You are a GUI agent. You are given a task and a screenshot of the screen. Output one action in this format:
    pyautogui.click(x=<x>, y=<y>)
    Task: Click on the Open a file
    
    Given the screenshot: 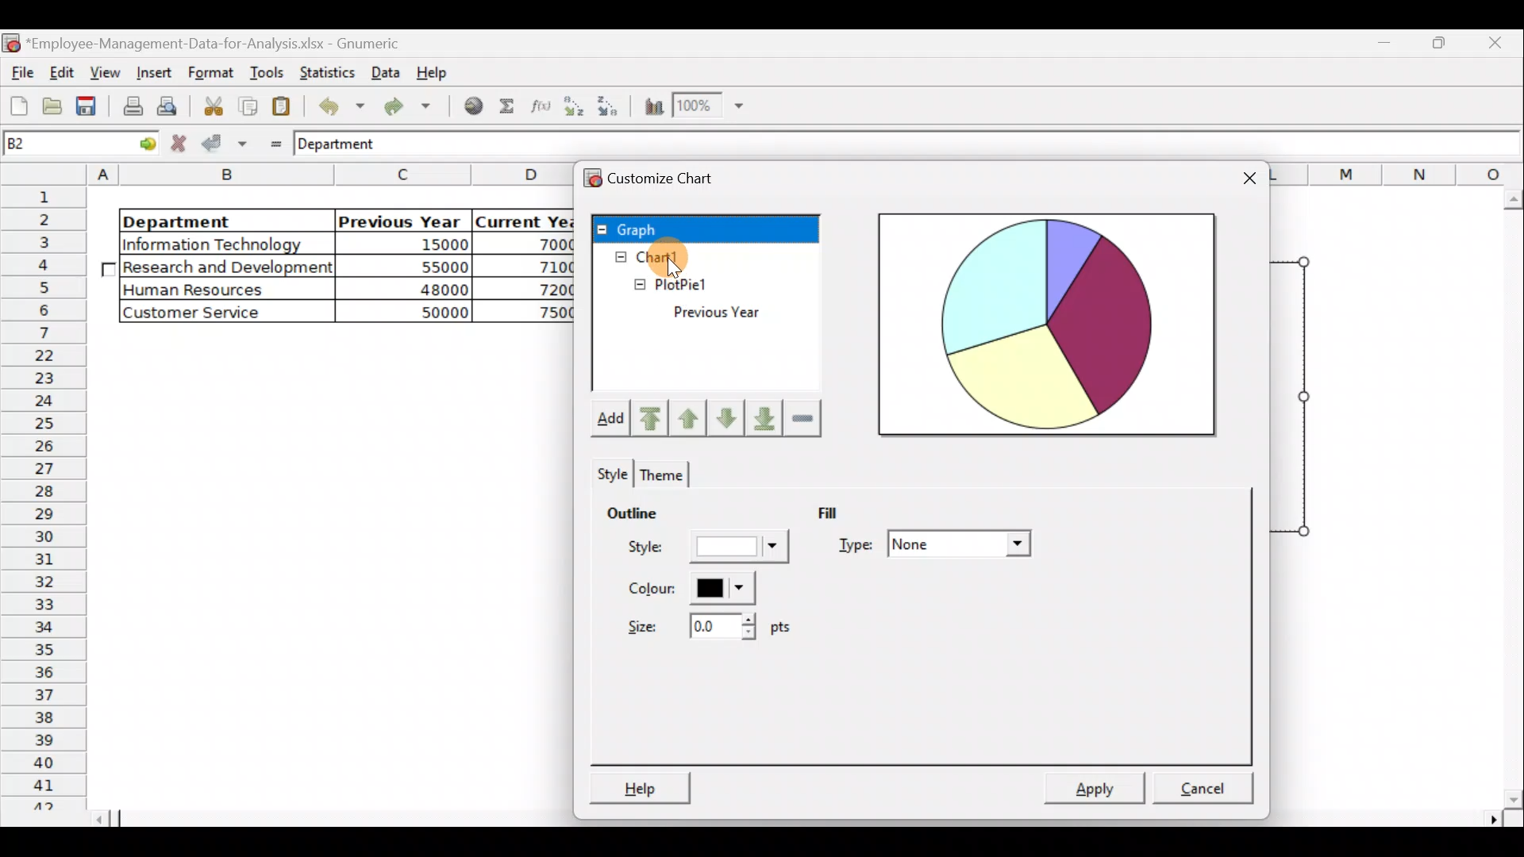 What is the action you would take?
    pyautogui.click(x=51, y=109)
    